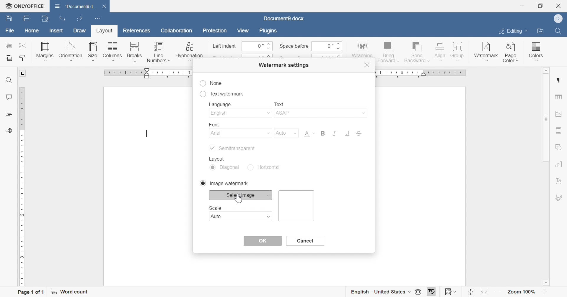  I want to click on Font, so click(309, 134).